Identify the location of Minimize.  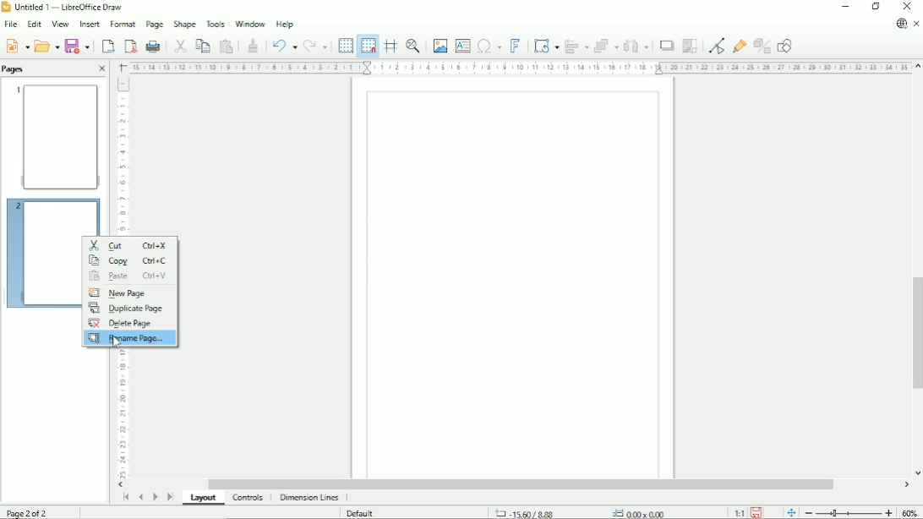
(844, 7).